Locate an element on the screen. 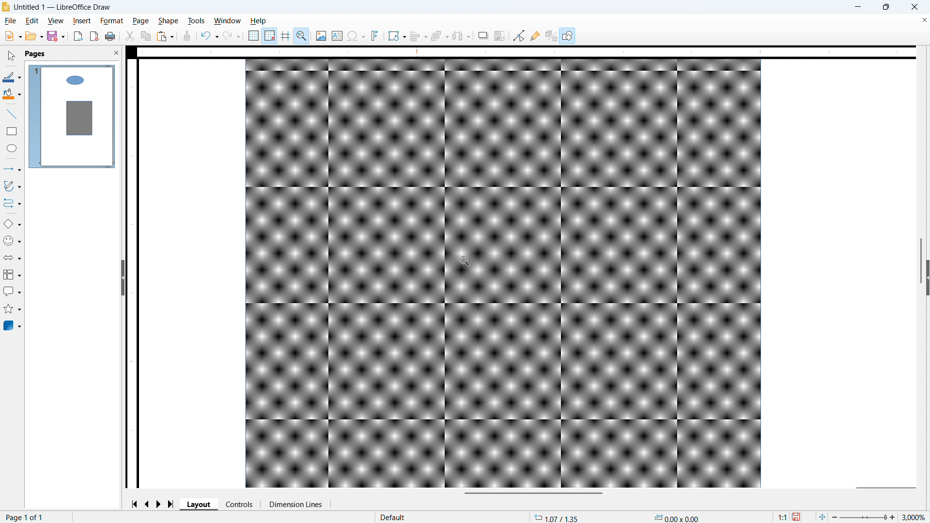 The width and height of the screenshot is (930, 523). Select at least three objects to distribute  is located at coordinates (462, 36).